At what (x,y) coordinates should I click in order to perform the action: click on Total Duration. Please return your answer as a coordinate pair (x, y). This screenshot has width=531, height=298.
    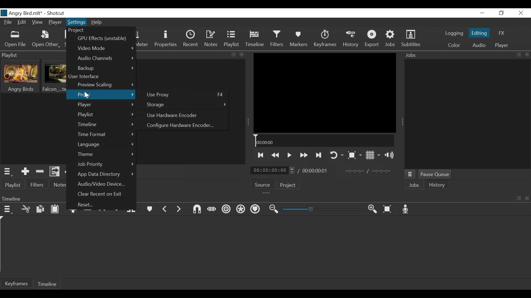
    Looking at the image, I should click on (316, 171).